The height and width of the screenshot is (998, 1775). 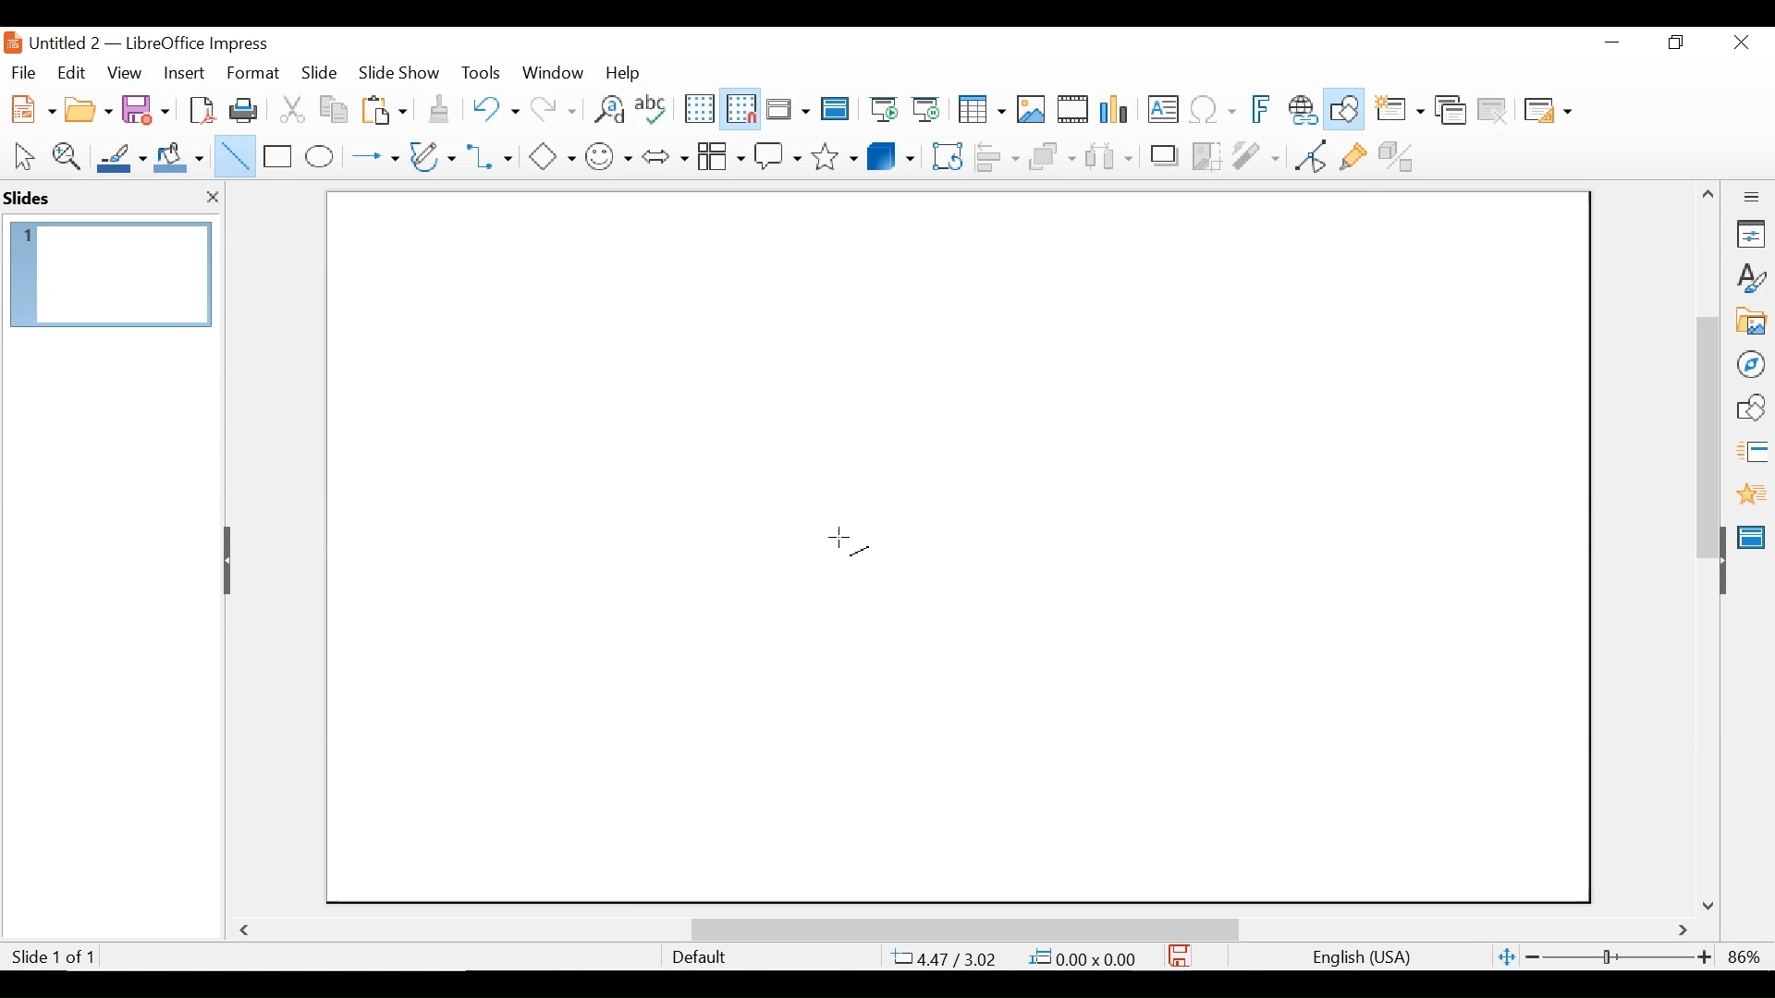 What do you see at coordinates (1049, 154) in the screenshot?
I see `Arrange` at bounding box center [1049, 154].